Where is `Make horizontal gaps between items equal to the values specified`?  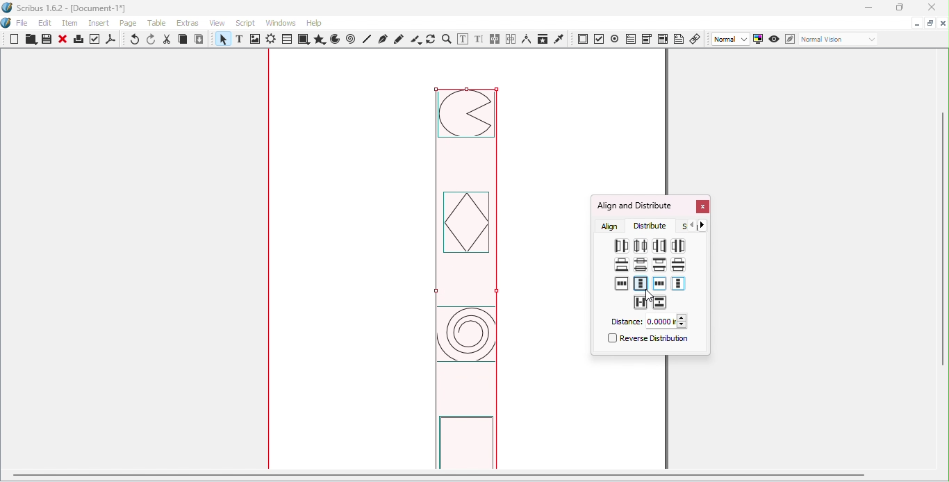 Make horizontal gaps between items equal to the values specified is located at coordinates (640, 302).